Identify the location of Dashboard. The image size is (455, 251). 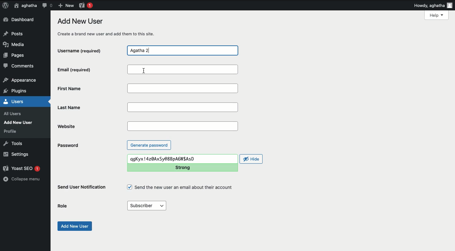
(21, 20).